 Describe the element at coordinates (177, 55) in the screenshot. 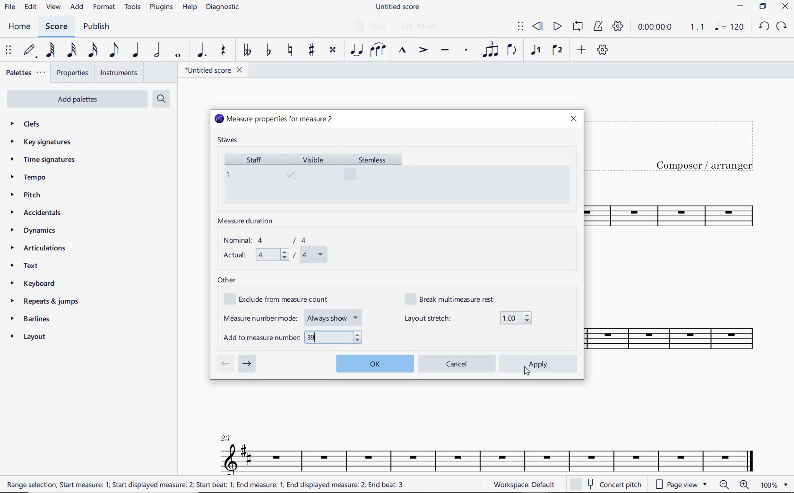

I see `WHOLE NOTE` at that location.